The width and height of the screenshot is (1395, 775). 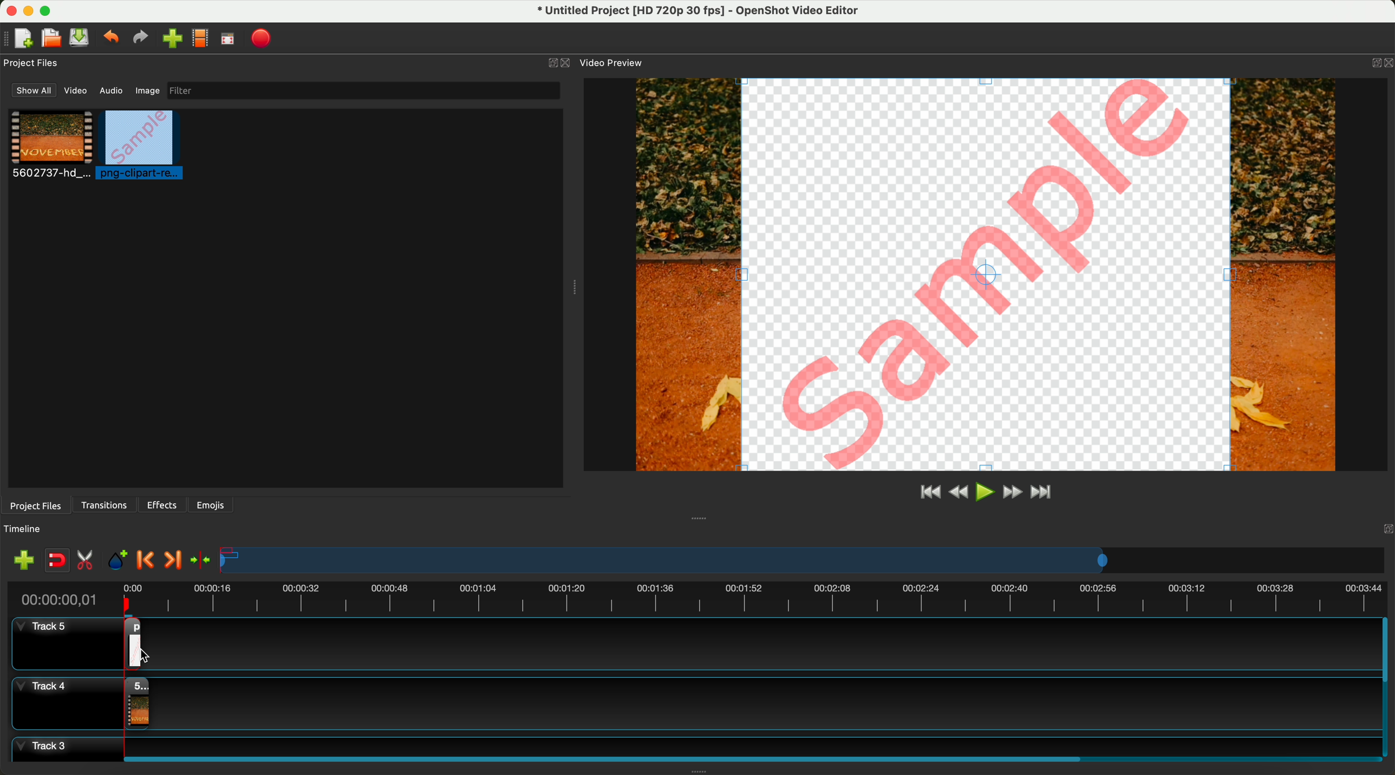 I want to click on file name, so click(x=692, y=12).